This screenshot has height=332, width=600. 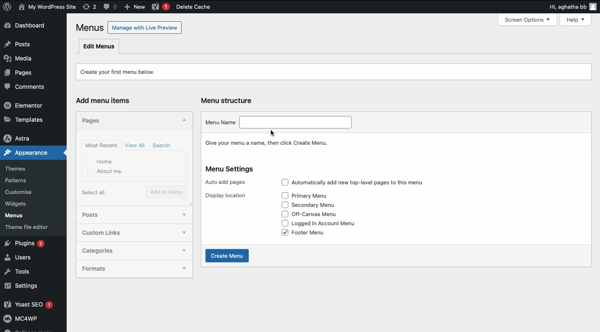 What do you see at coordinates (34, 229) in the screenshot?
I see `Theme file editor` at bounding box center [34, 229].